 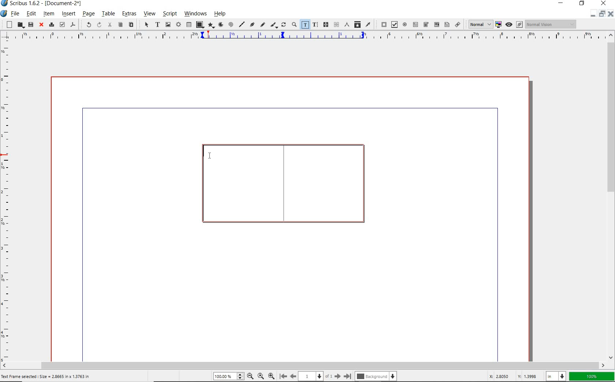 I want to click on preview mode, so click(x=515, y=25).